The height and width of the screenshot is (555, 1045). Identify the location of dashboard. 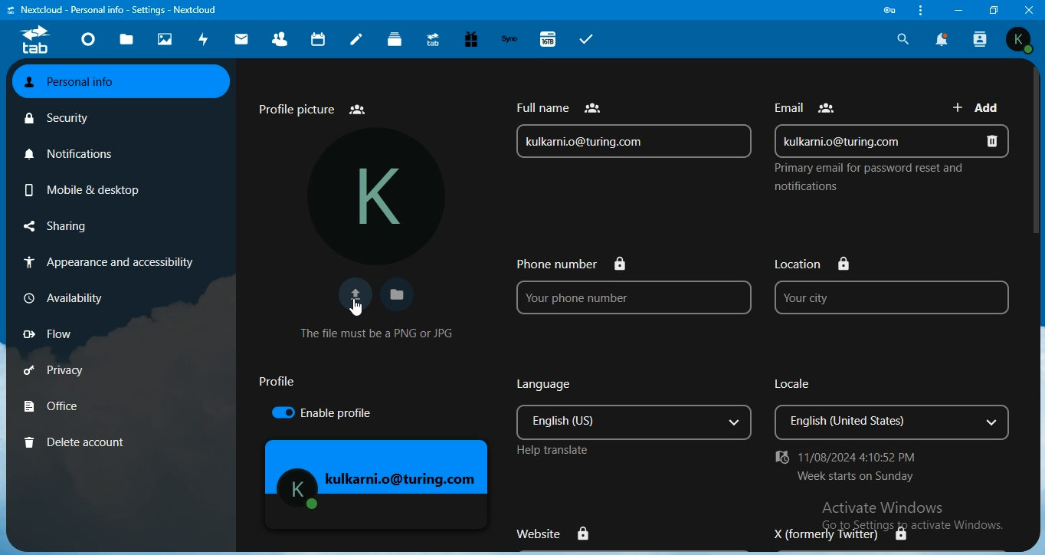
(87, 41).